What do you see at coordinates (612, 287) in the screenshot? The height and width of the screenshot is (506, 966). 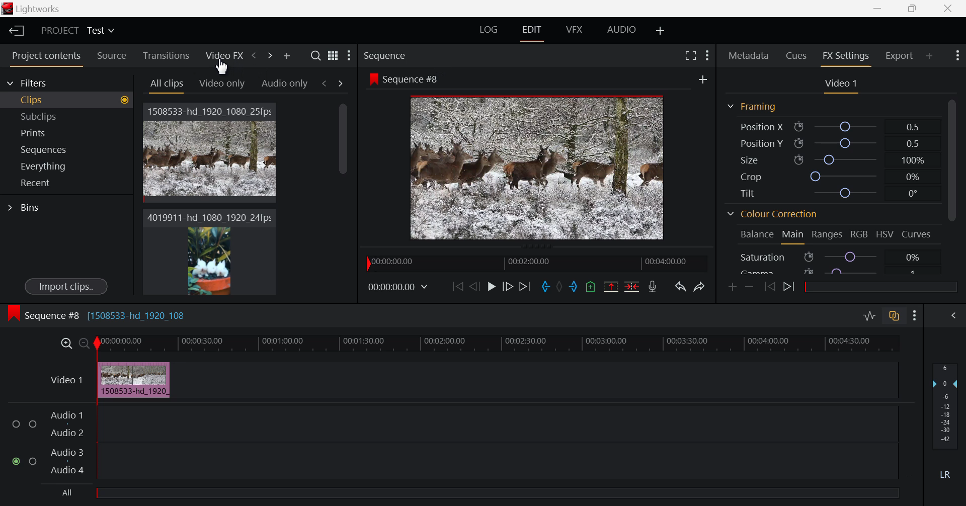 I see `Remove marked section` at bounding box center [612, 287].